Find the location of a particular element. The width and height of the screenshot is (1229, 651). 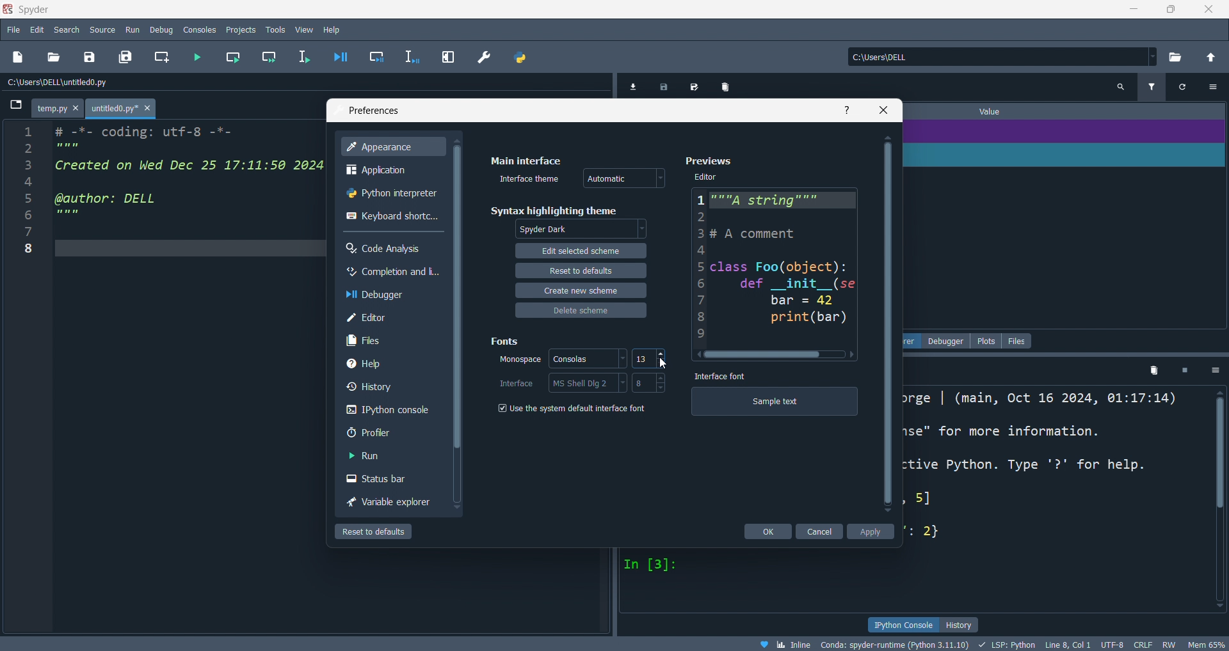

ok is located at coordinates (767, 531).